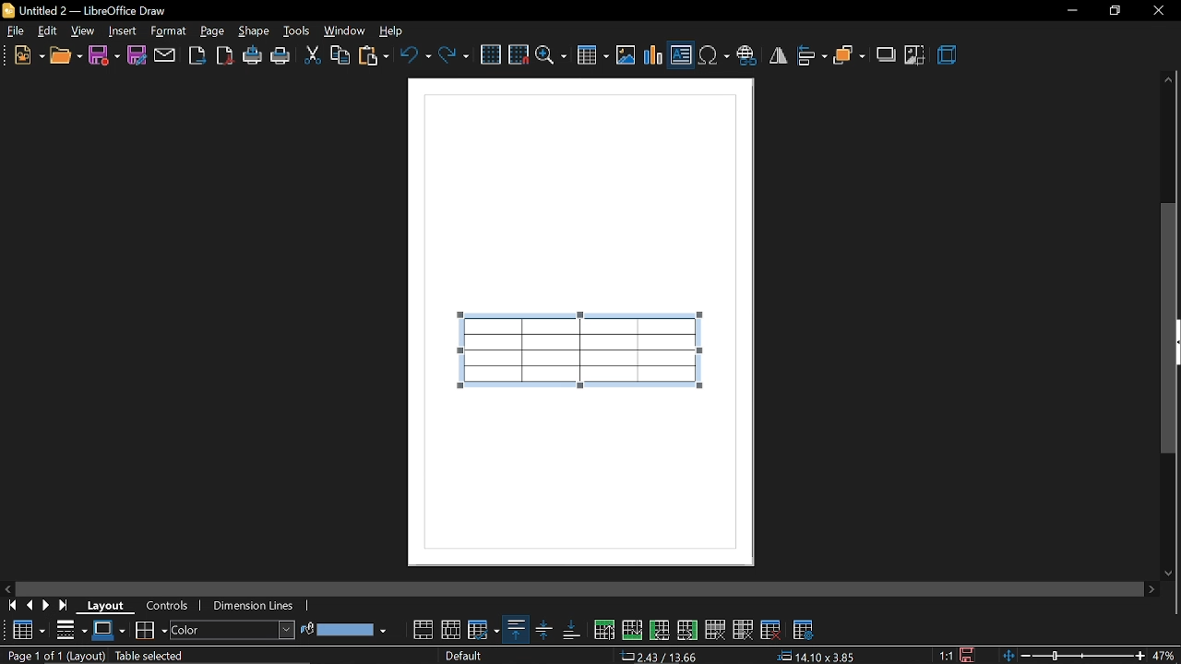  What do you see at coordinates (124, 31) in the screenshot?
I see `insert` at bounding box center [124, 31].